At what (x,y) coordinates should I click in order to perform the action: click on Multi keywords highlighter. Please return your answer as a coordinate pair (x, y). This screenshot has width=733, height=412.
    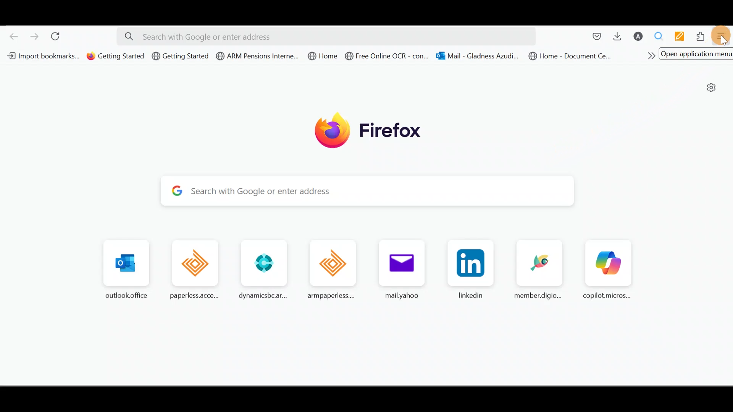
    Looking at the image, I should click on (682, 37).